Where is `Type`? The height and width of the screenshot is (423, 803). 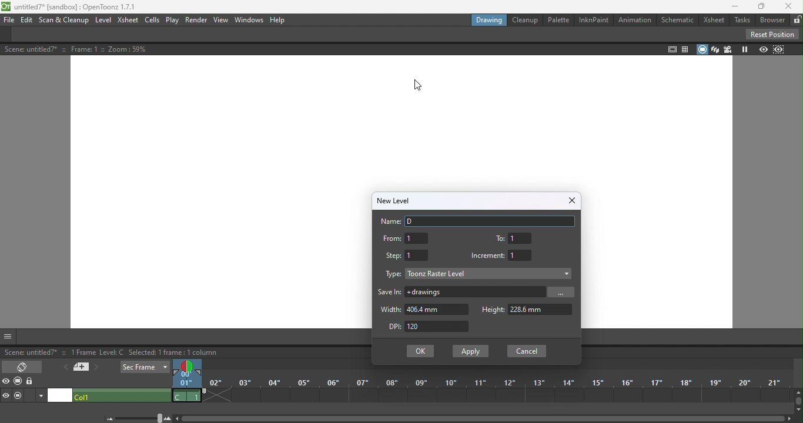 Type is located at coordinates (392, 276).